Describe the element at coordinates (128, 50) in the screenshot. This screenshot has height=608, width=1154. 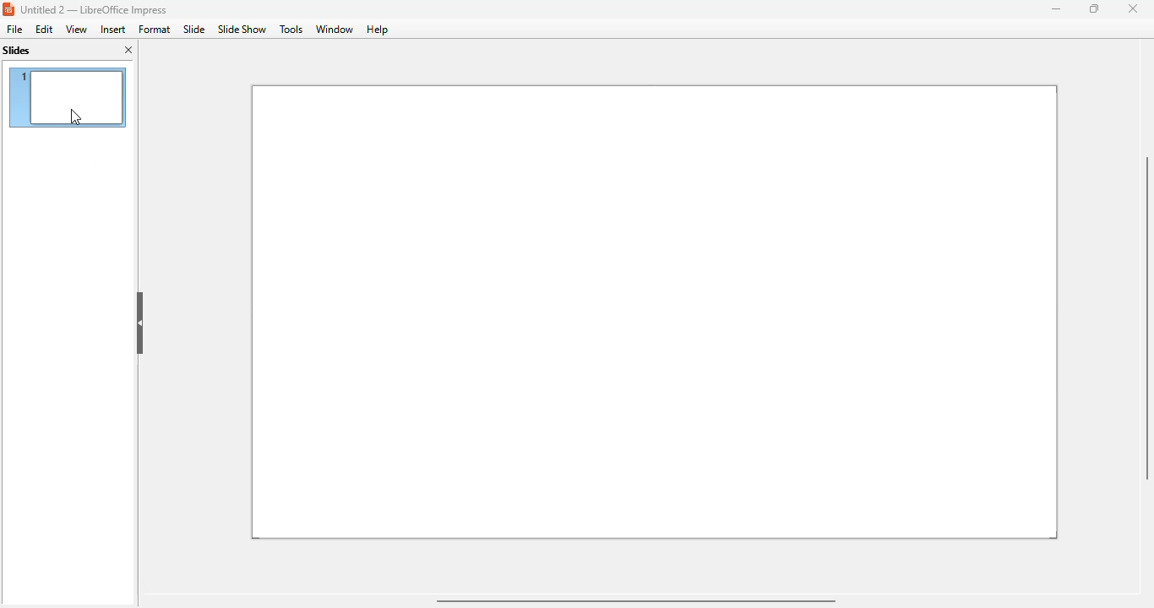
I see `close pane` at that location.